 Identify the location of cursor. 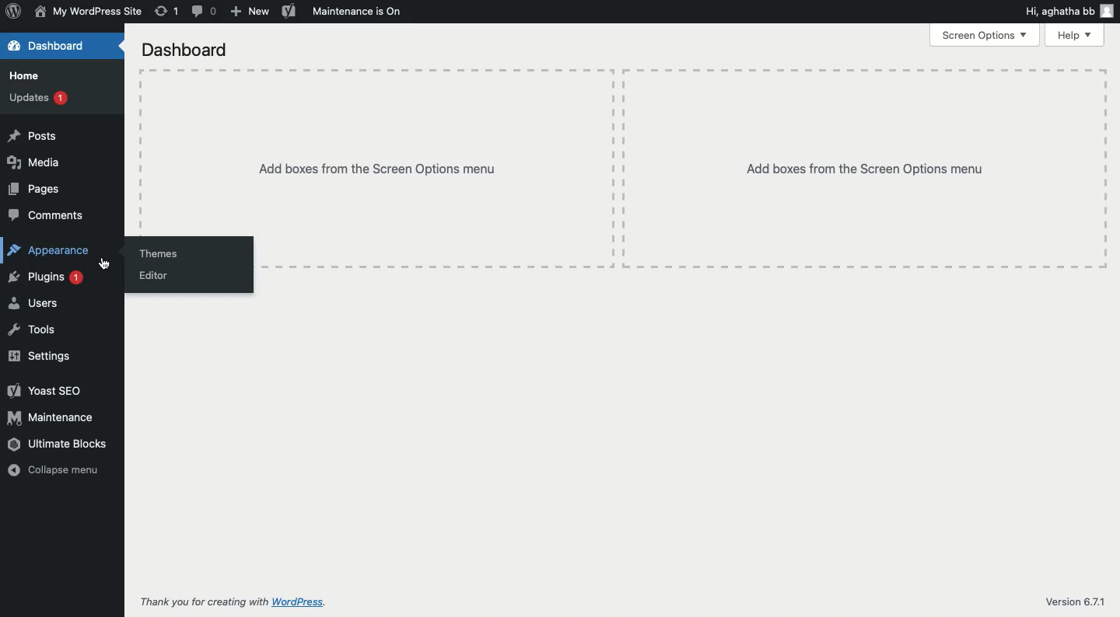
(107, 266).